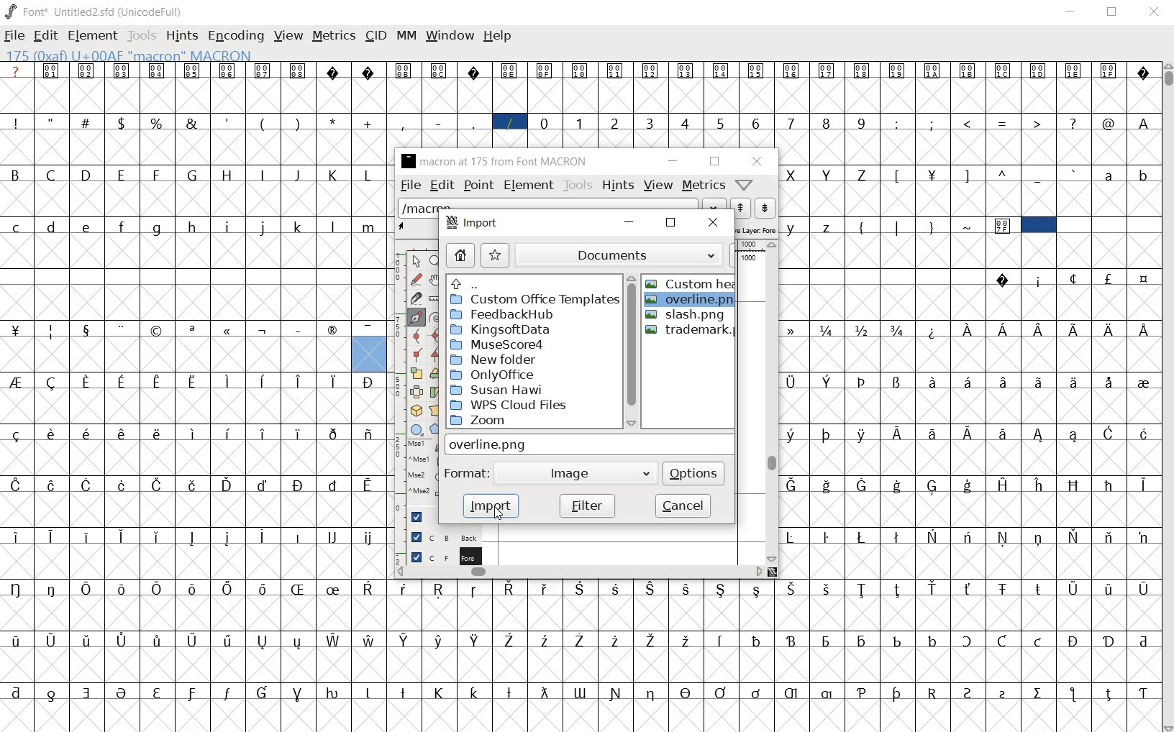 The width and height of the screenshot is (1174, 732). What do you see at coordinates (793, 329) in the screenshot?
I see `Symbol` at bounding box center [793, 329].